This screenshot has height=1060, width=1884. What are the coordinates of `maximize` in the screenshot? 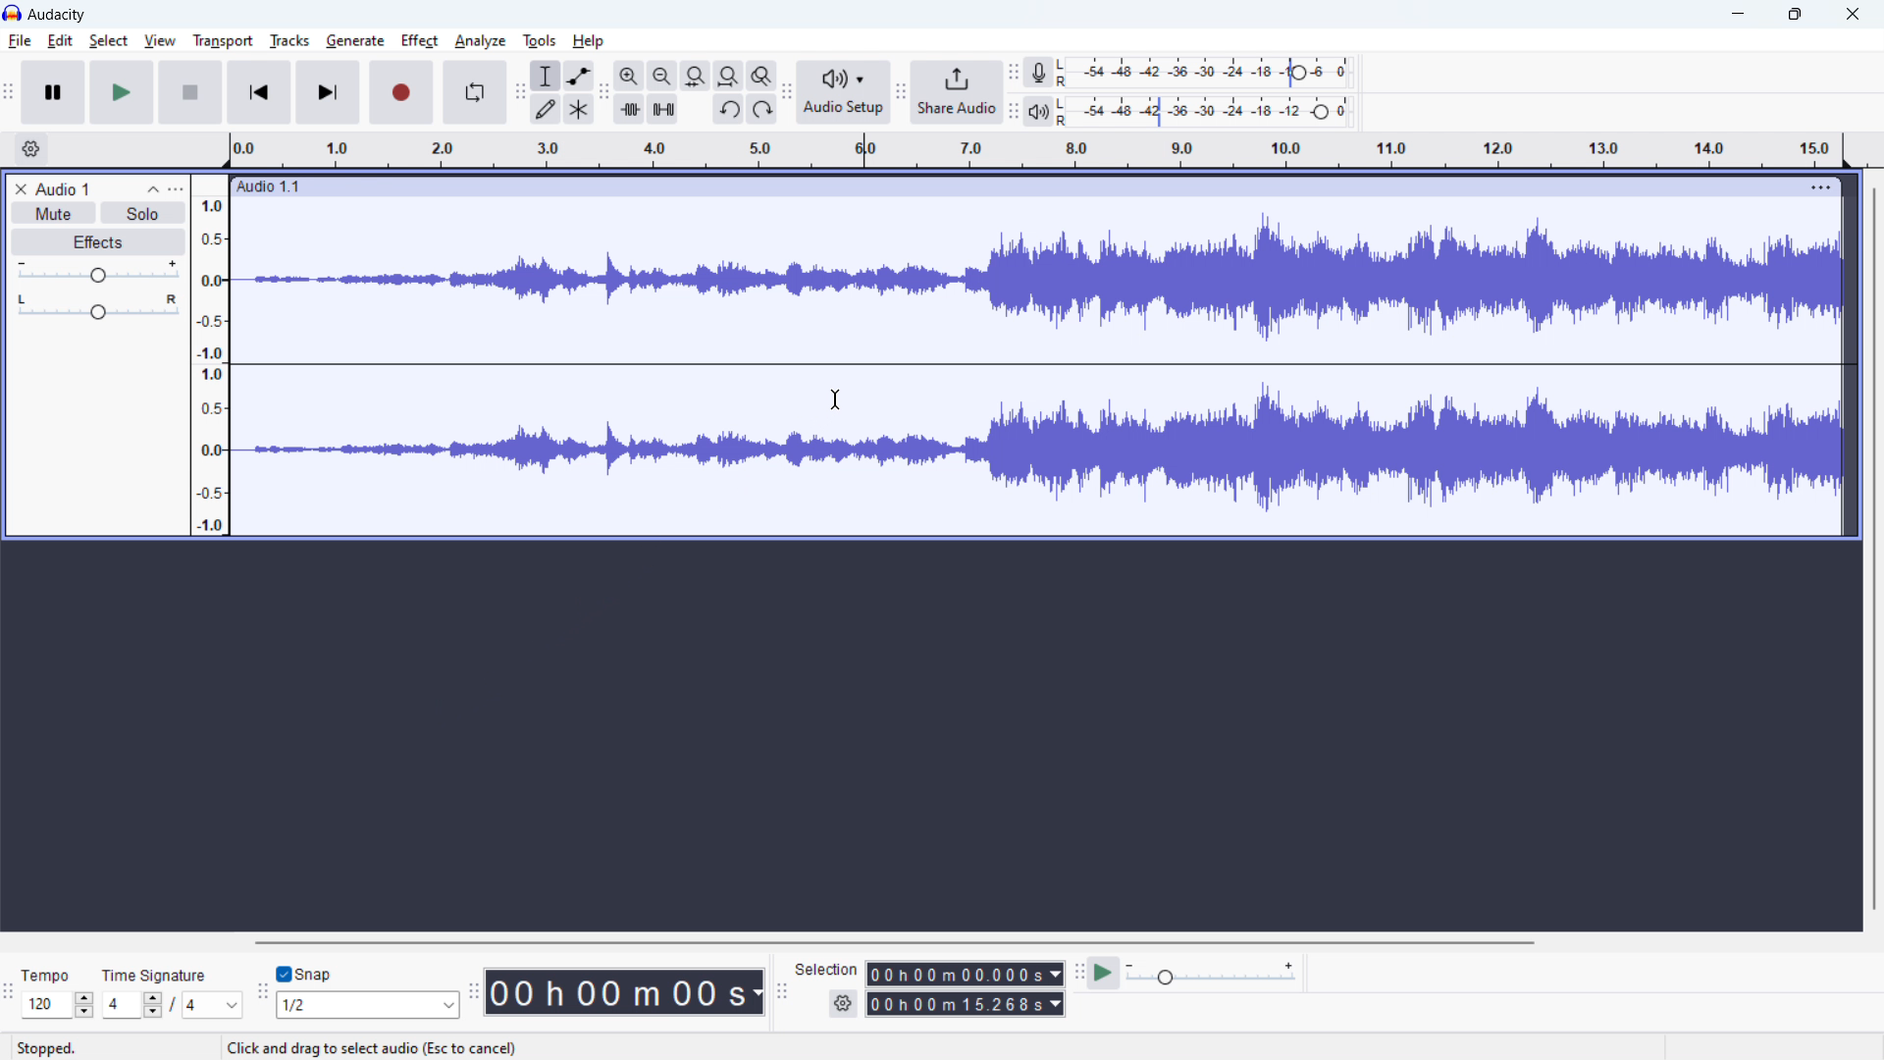 It's located at (1796, 14).